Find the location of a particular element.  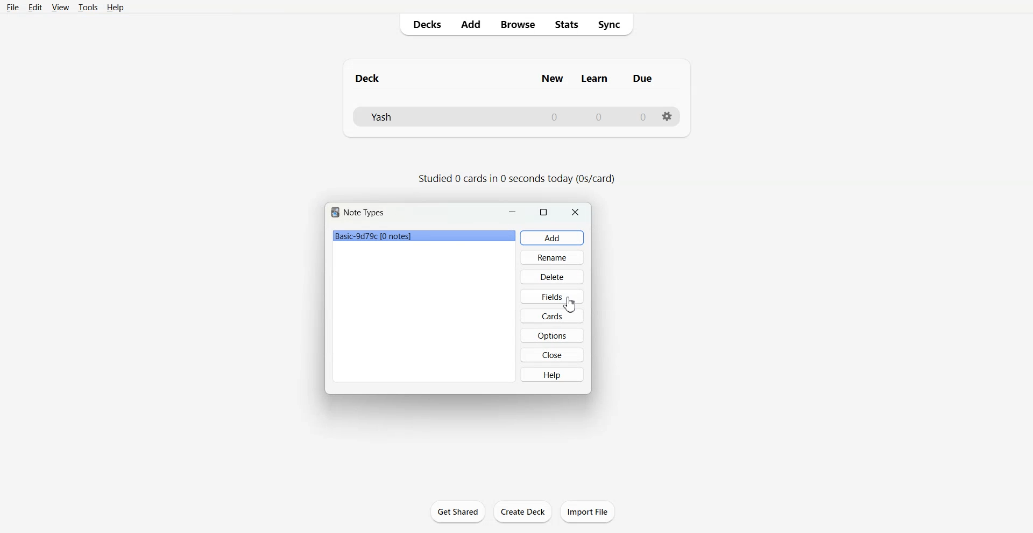

Add is located at coordinates (552, 237).